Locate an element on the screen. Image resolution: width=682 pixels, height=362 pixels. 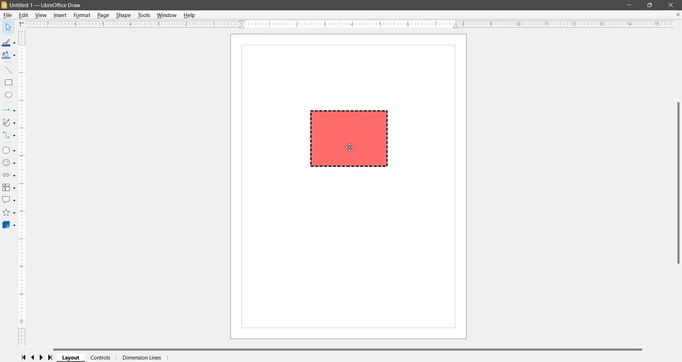
Layout is located at coordinates (71, 358).